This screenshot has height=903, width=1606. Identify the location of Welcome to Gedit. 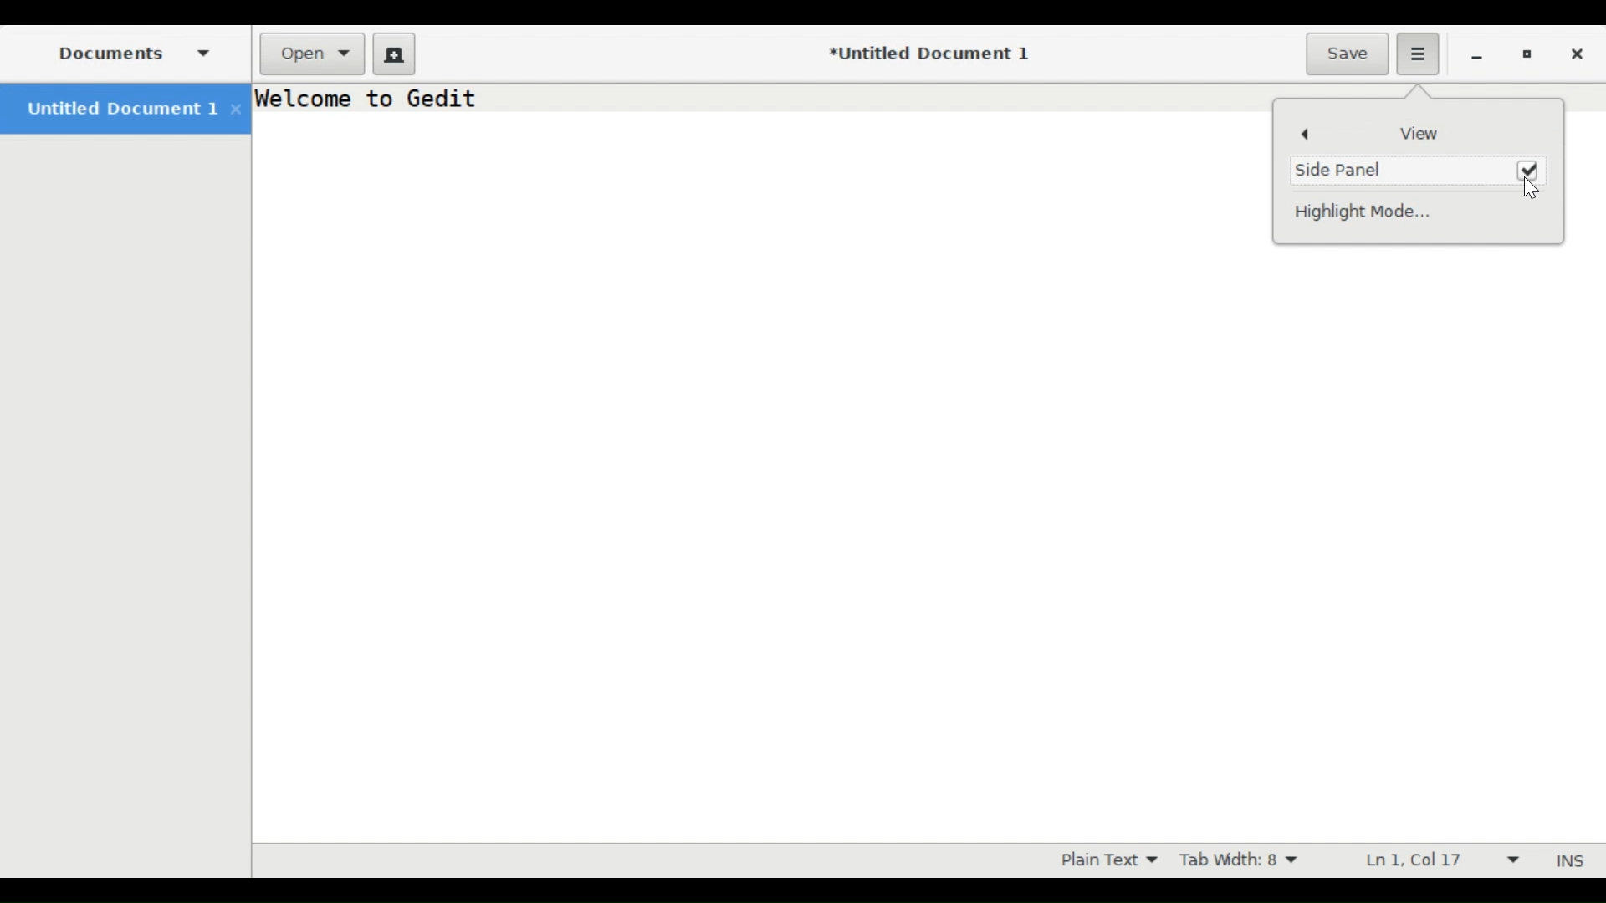
(371, 99).